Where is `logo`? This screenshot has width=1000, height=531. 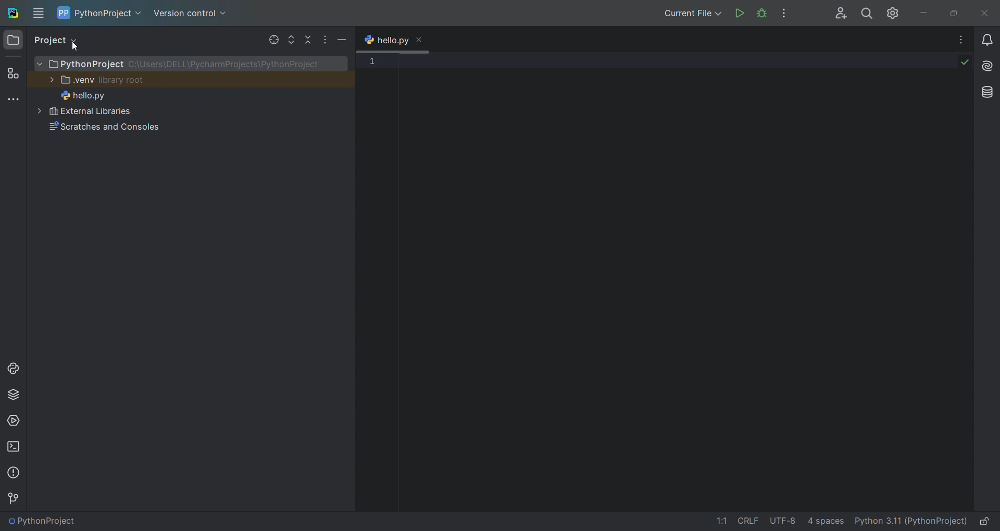
logo is located at coordinates (13, 12).